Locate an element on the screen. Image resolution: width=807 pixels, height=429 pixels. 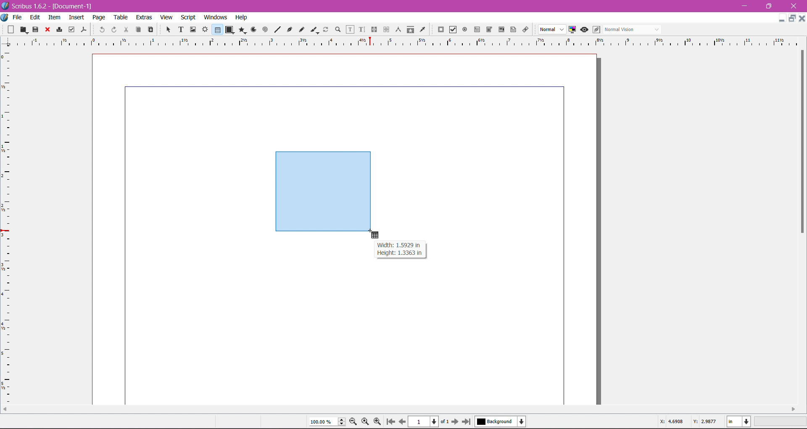
View is located at coordinates (166, 17).